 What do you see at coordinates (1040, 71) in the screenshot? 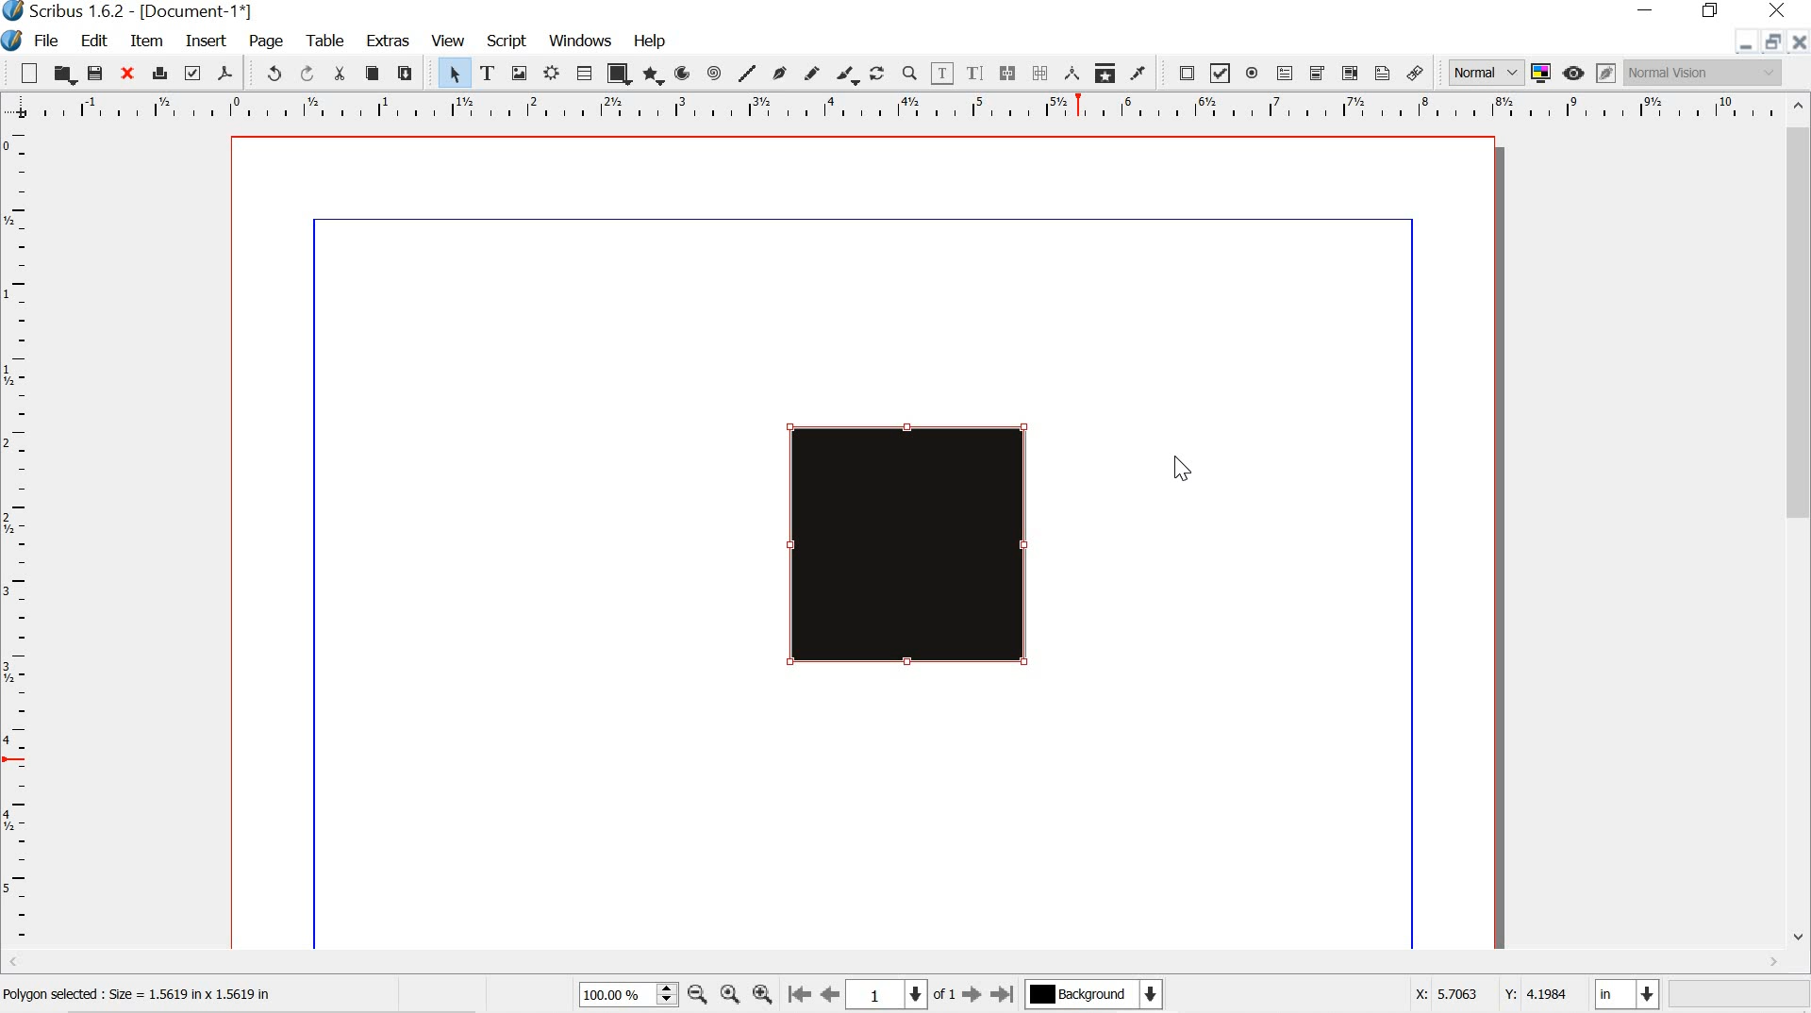
I see `unlink text frames` at bounding box center [1040, 71].